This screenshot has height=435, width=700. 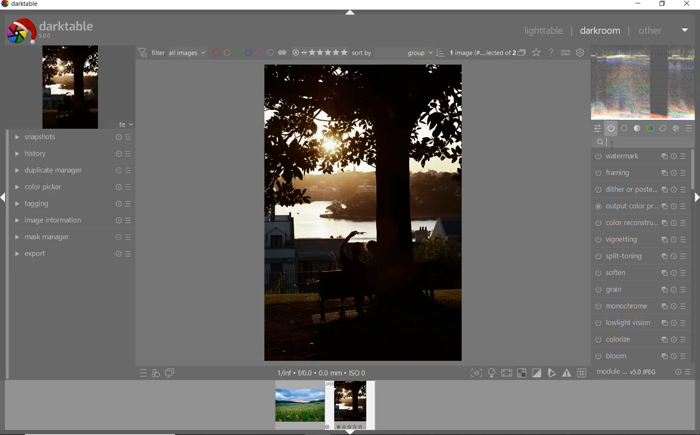 What do you see at coordinates (542, 31) in the screenshot?
I see `lighttable` at bounding box center [542, 31].